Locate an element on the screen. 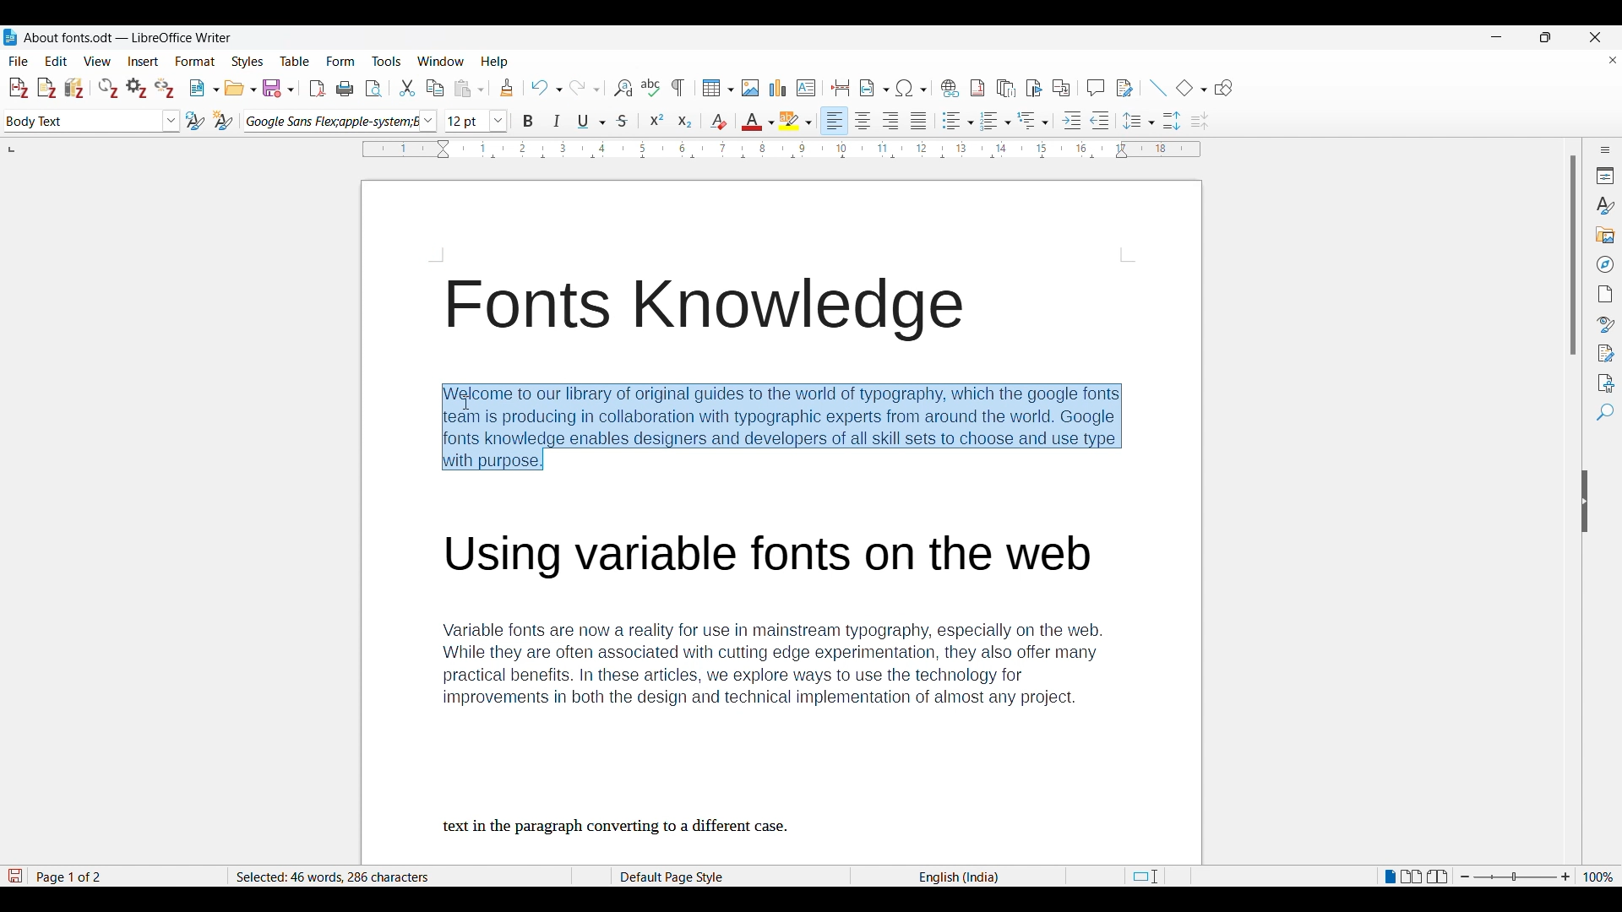 This screenshot has width=1622, height=912. Vertical slide bar is located at coordinates (1574, 256).